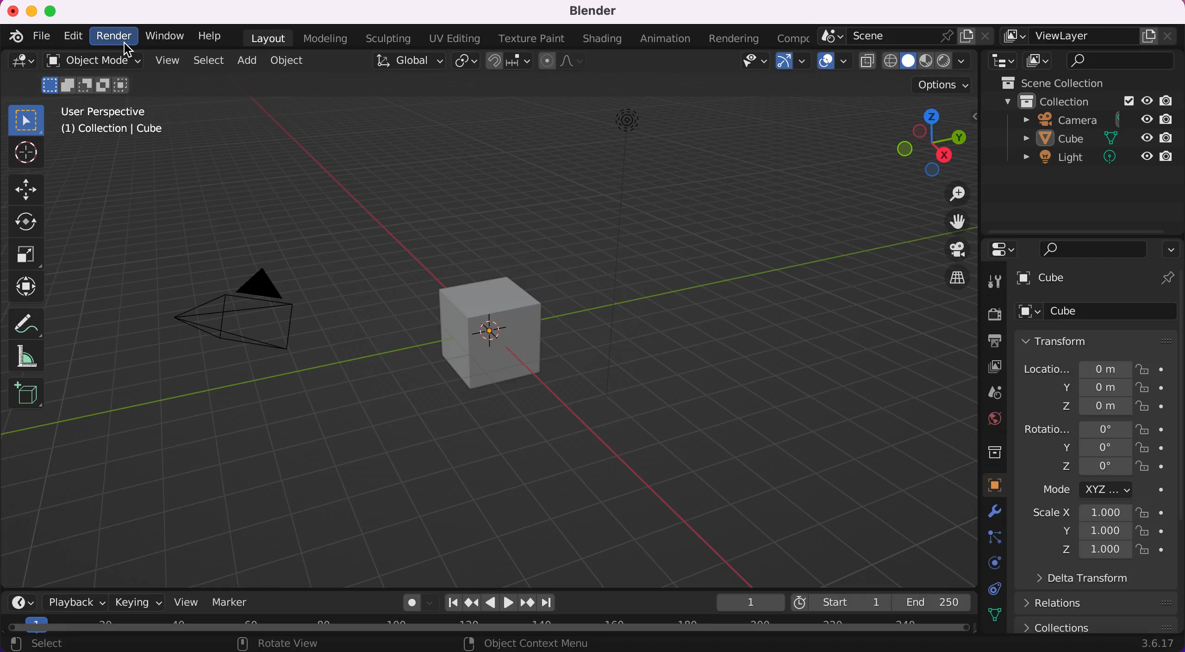 Image resolution: width=1185 pixels, height=652 pixels. I want to click on lock, so click(1154, 447).